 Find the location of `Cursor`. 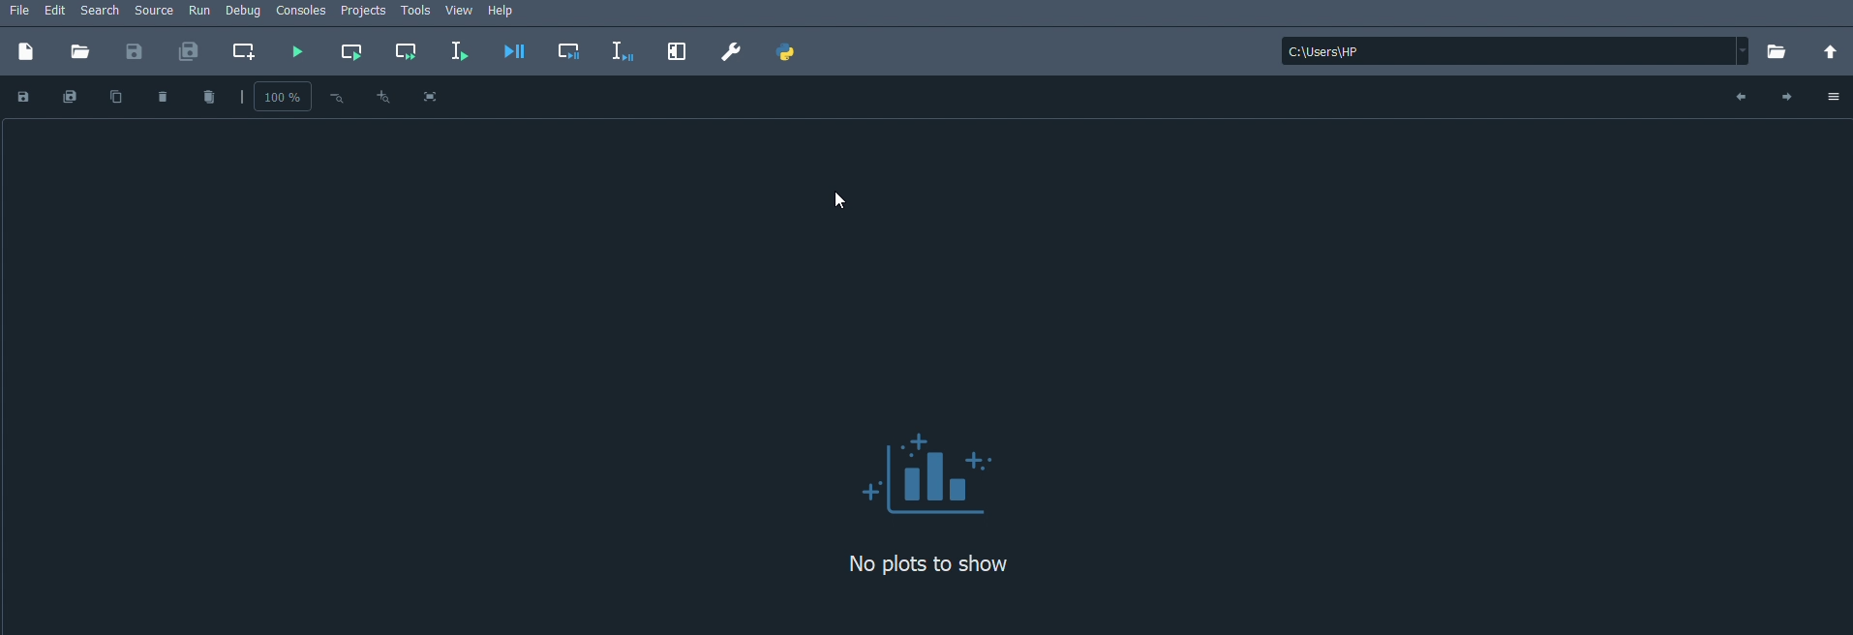

Cursor is located at coordinates (841, 205).